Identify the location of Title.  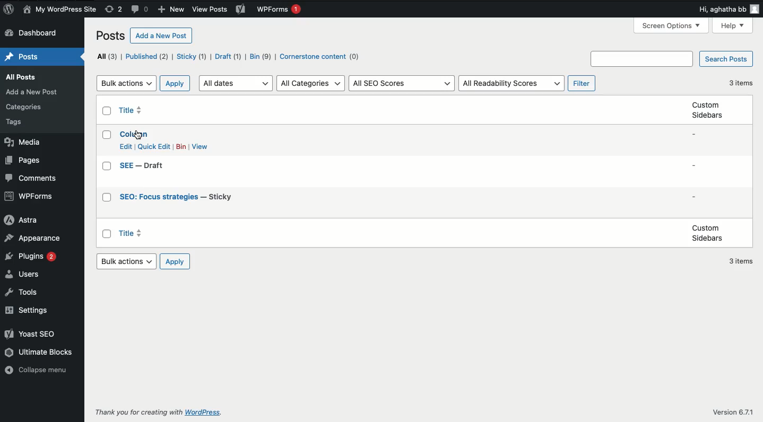
(175, 197).